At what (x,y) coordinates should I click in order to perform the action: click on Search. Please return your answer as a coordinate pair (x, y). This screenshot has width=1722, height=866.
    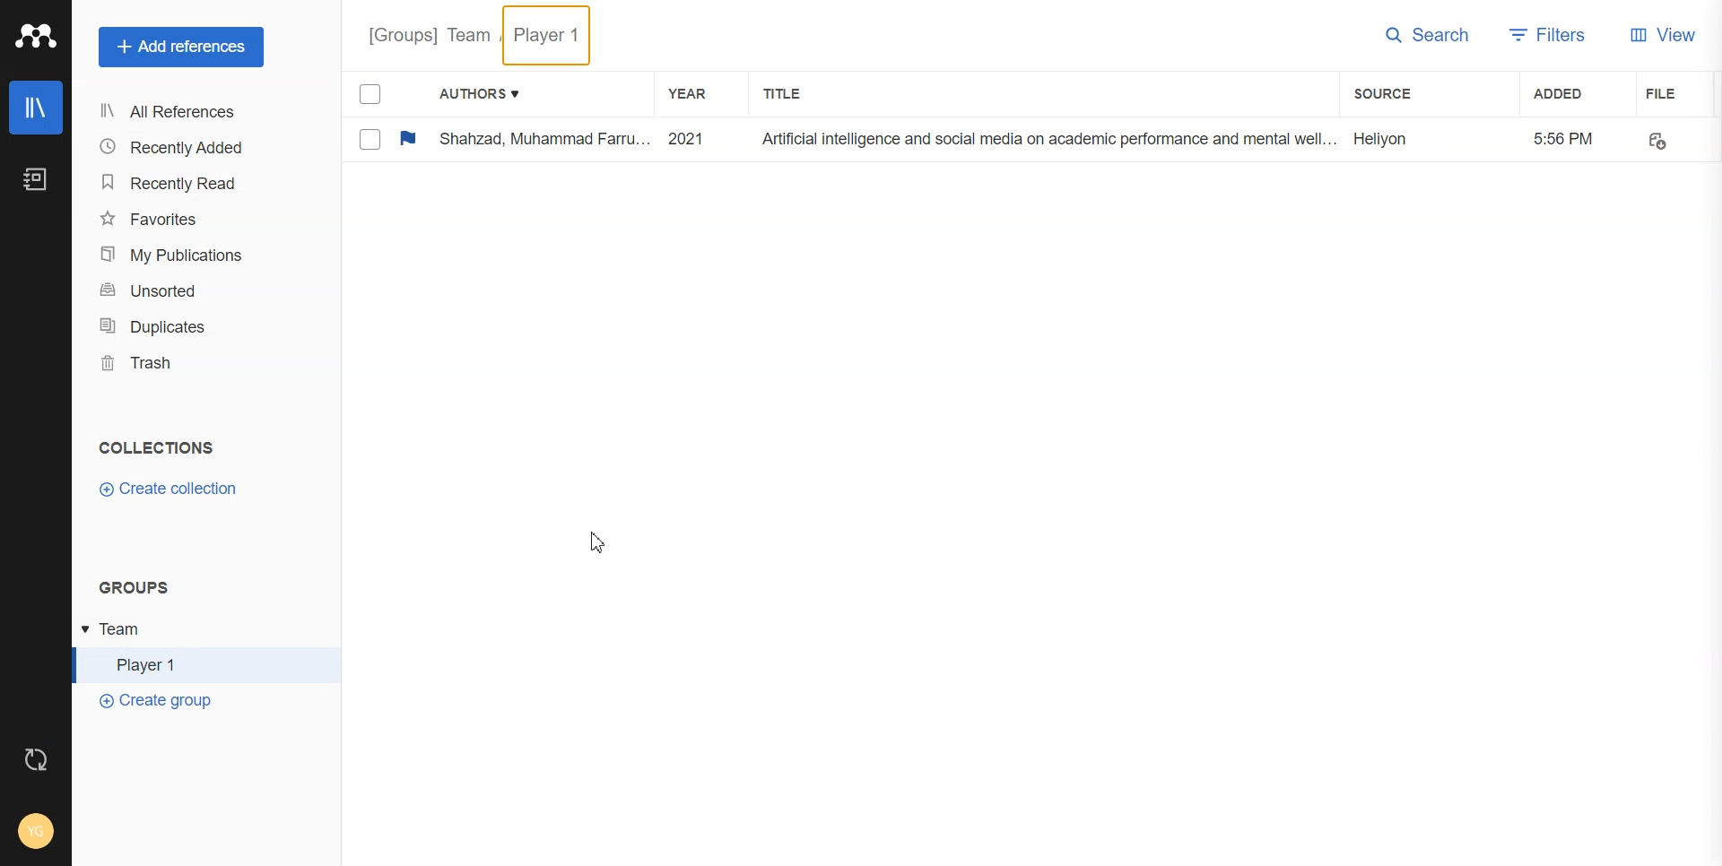
    Looking at the image, I should click on (1426, 35).